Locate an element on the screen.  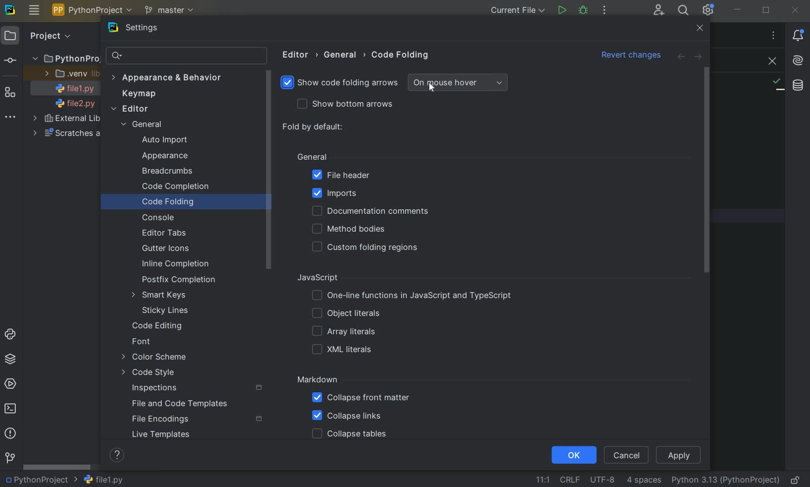
PYTHON PACKAGES is located at coordinates (13, 360).